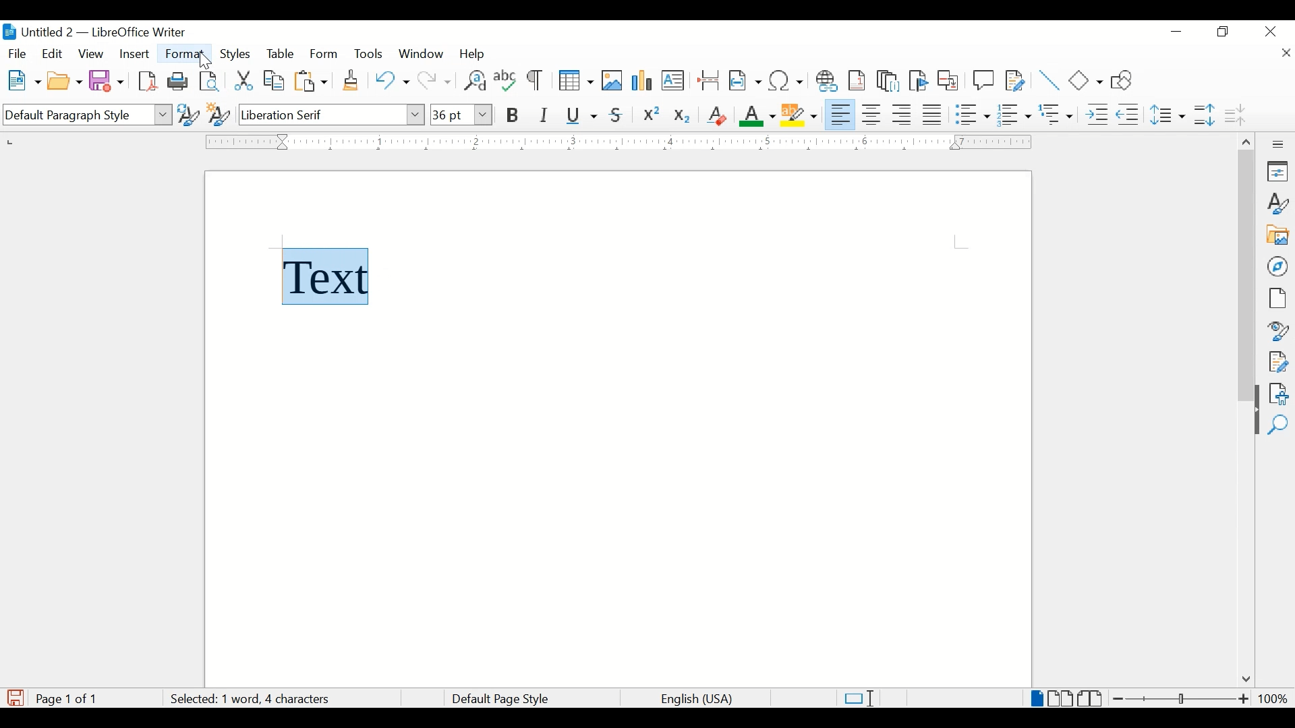  I want to click on toggle formatting marks, so click(536, 82).